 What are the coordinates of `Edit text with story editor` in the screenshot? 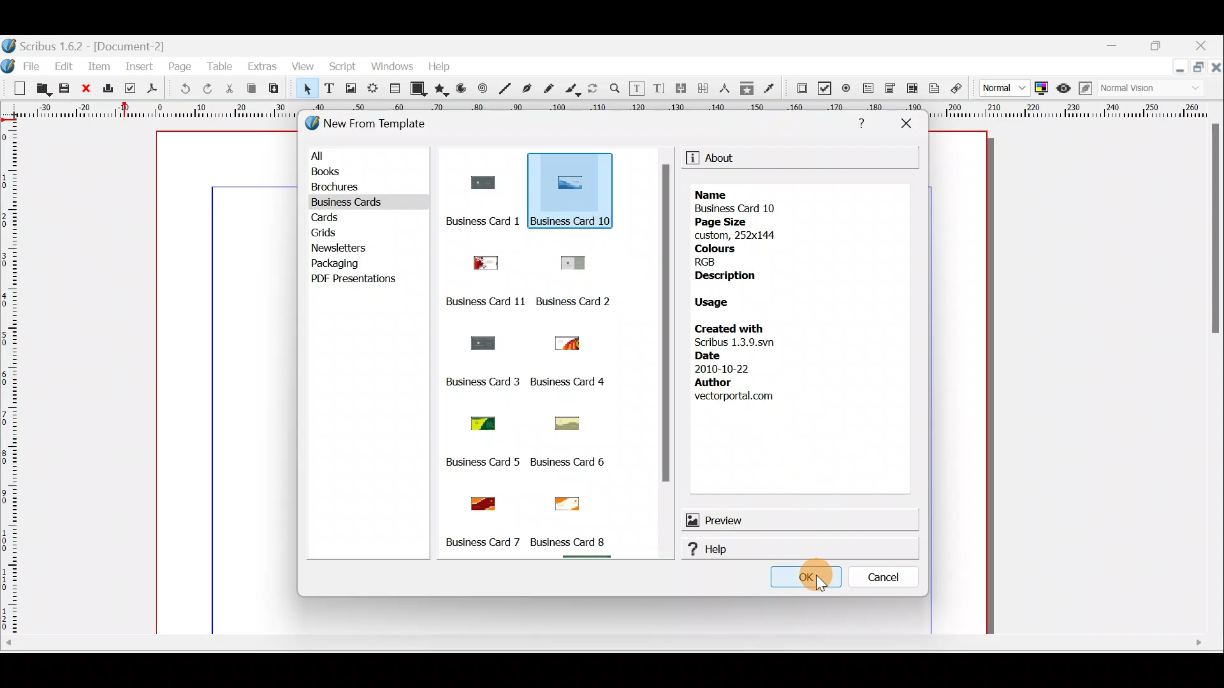 It's located at (659, 87).